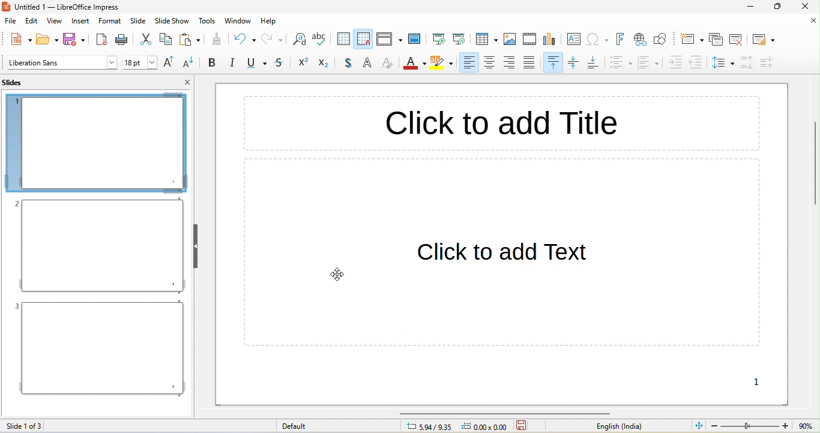  What do you see at coordinates (17, 38) in the screenshot?
I see `new` at bounding box center [17, 38].